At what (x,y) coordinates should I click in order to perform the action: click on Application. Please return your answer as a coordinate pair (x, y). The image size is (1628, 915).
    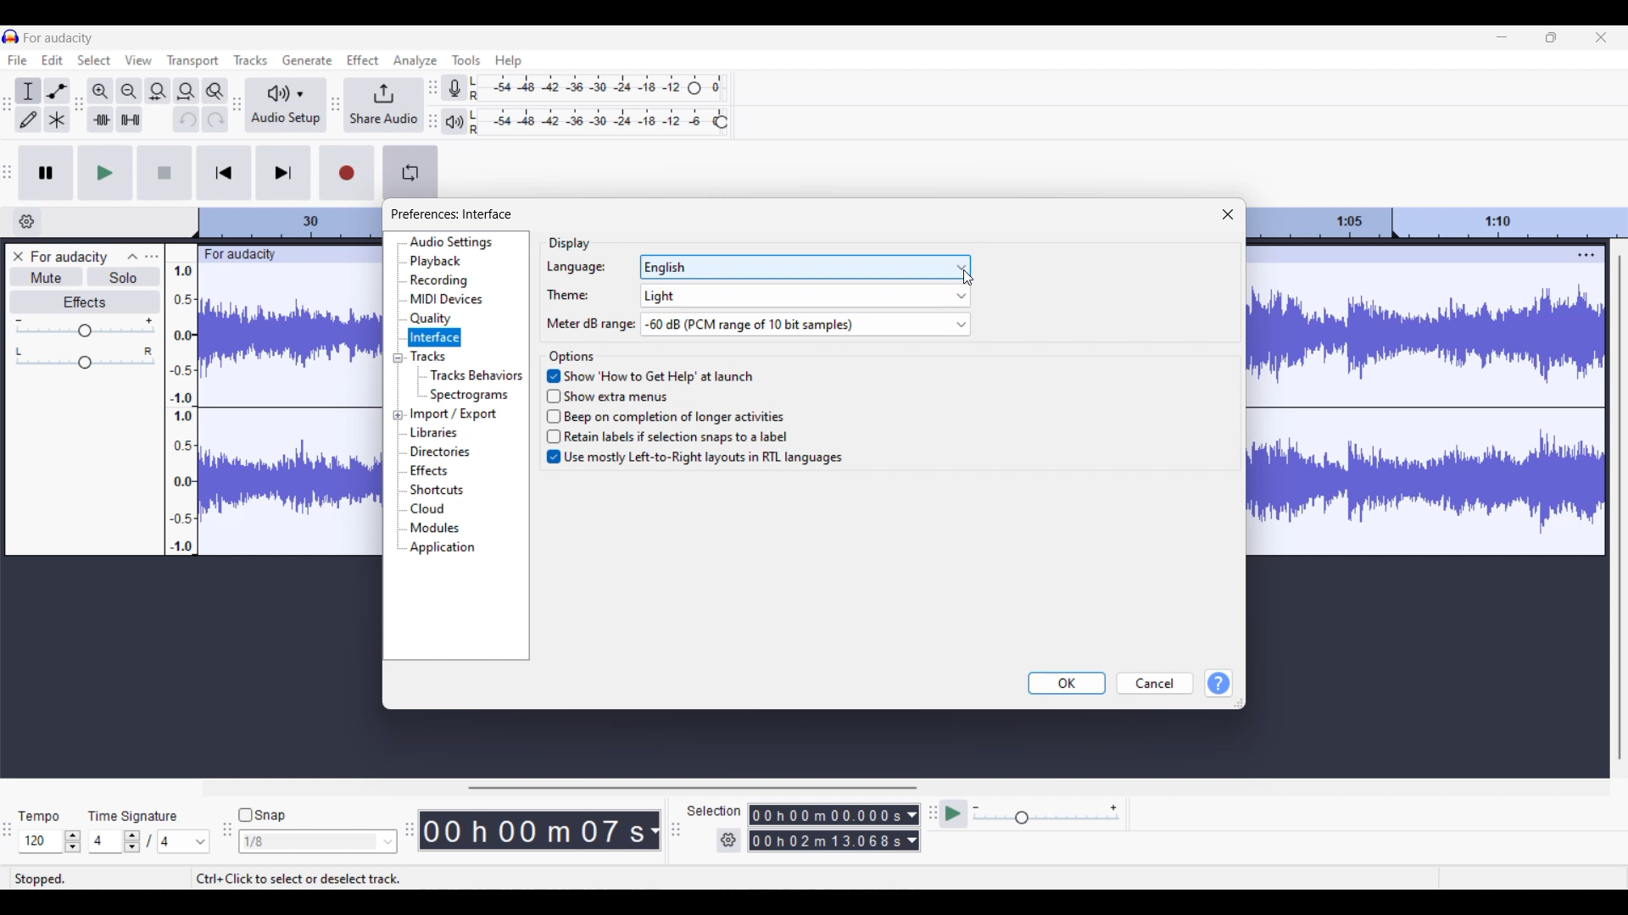
    Looking at the image, I should click on (443, 548).